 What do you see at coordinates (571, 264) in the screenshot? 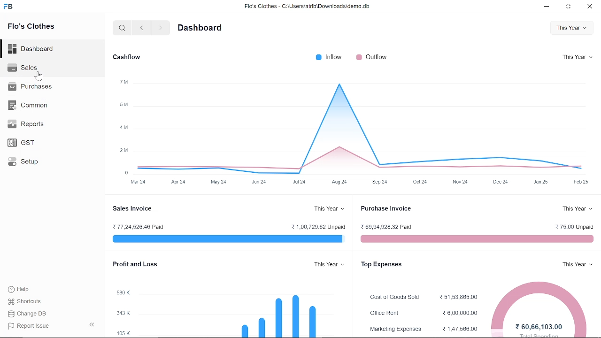
I see `This Year` at bounding box center [571, 264].